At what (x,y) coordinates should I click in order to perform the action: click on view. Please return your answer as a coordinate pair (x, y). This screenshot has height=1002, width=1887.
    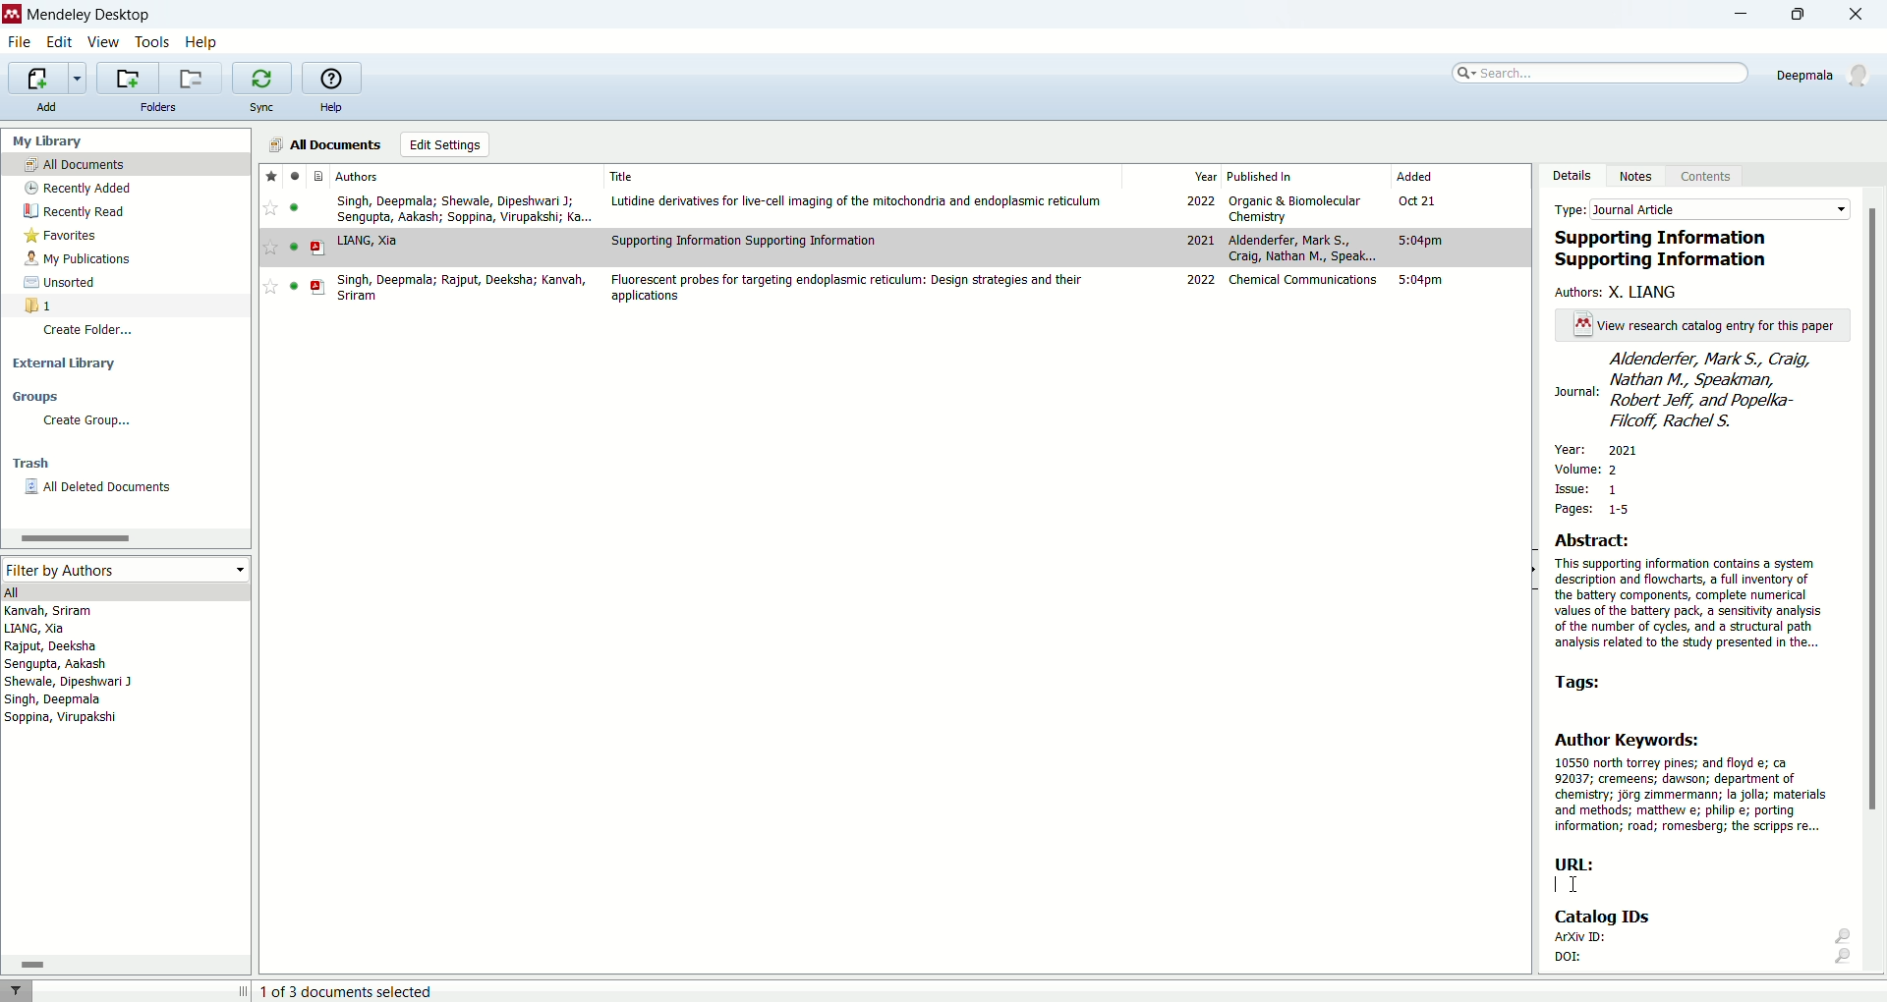
    Looking at the image, I should click on (103, 41).